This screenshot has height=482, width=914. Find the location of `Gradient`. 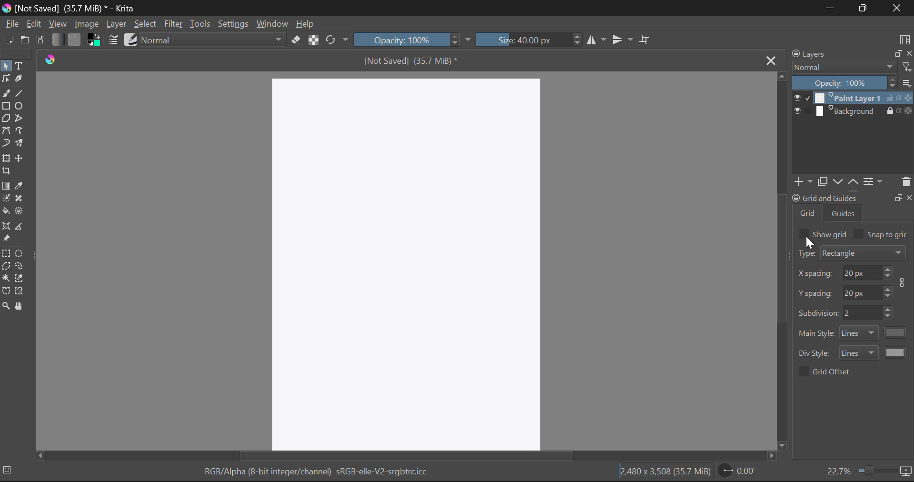

Gradient is located at coordinates (57, 39).